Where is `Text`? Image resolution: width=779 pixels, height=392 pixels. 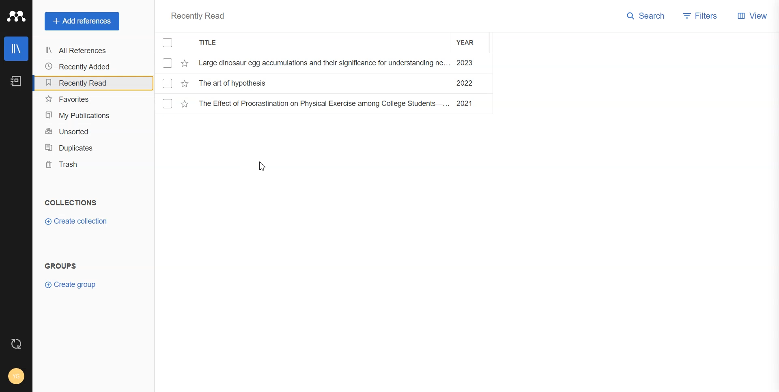
Text is located at coordinates (61, 267).